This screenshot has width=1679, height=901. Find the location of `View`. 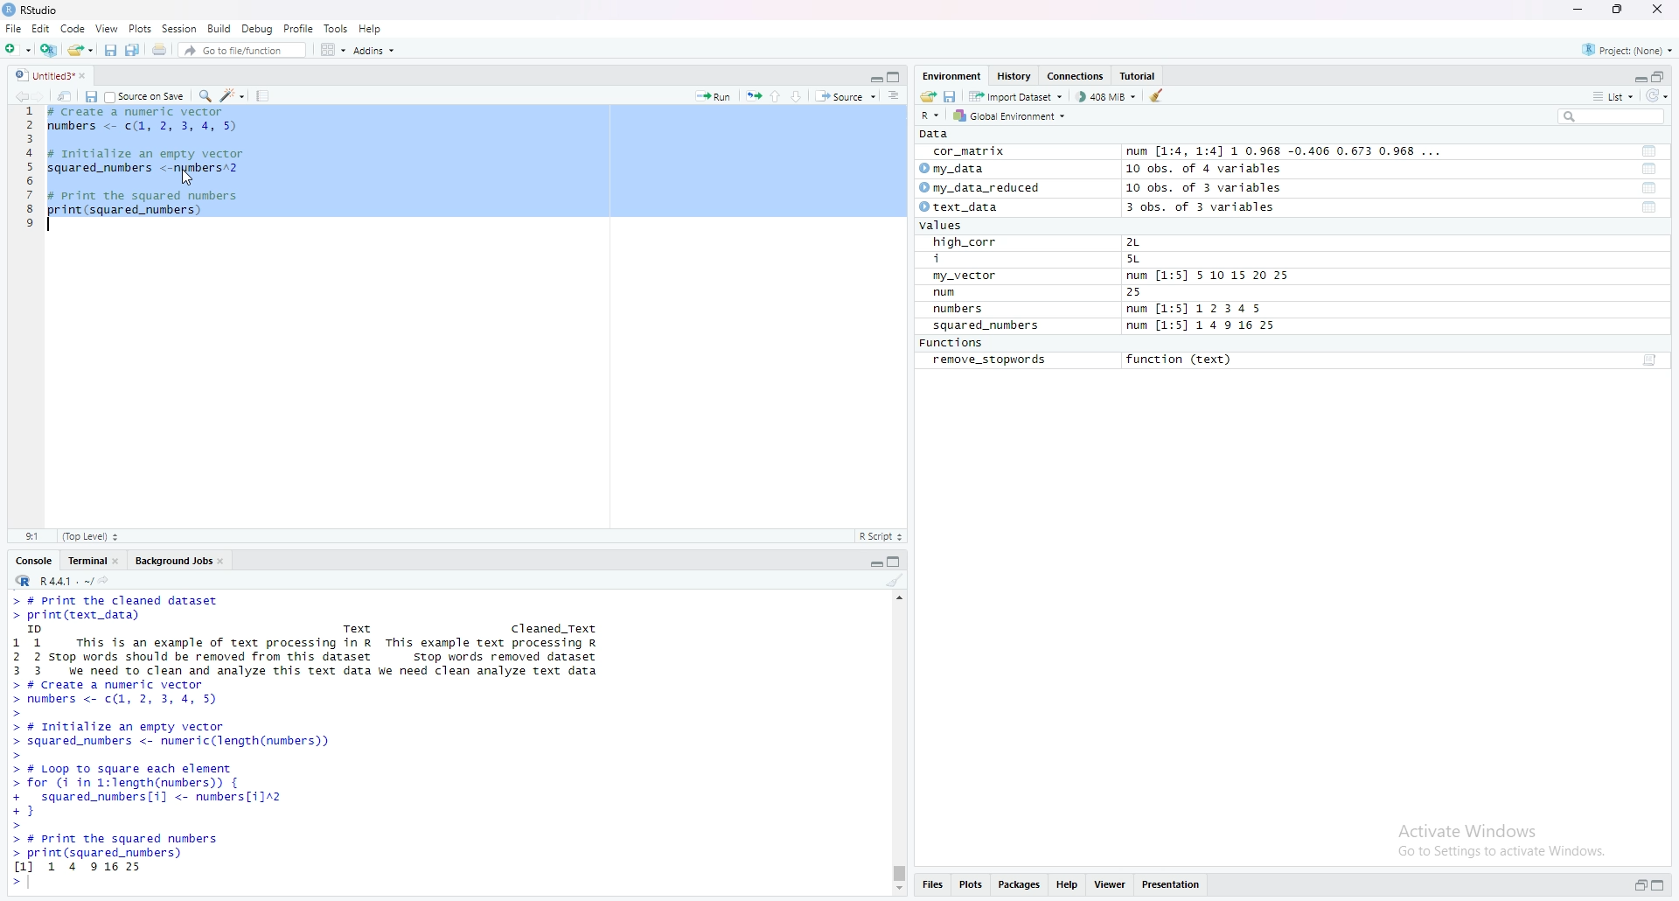

View is located at coordinates (107, 28).